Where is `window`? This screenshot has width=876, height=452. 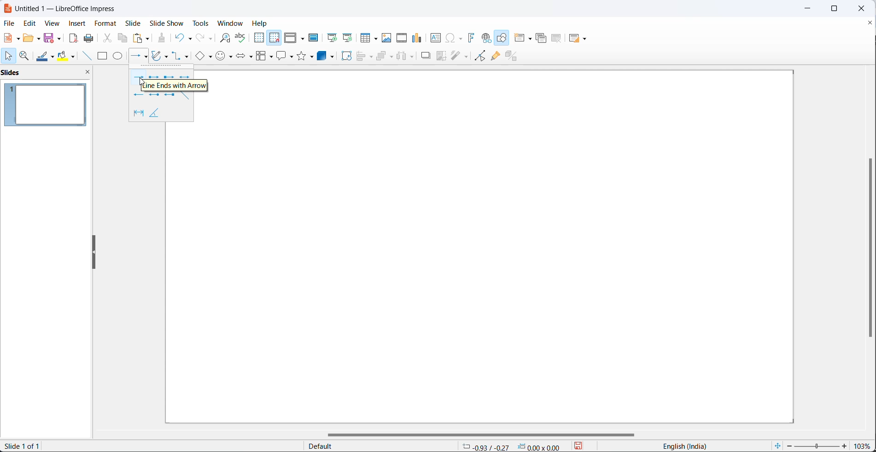 window is located at coordinates (230, 24).